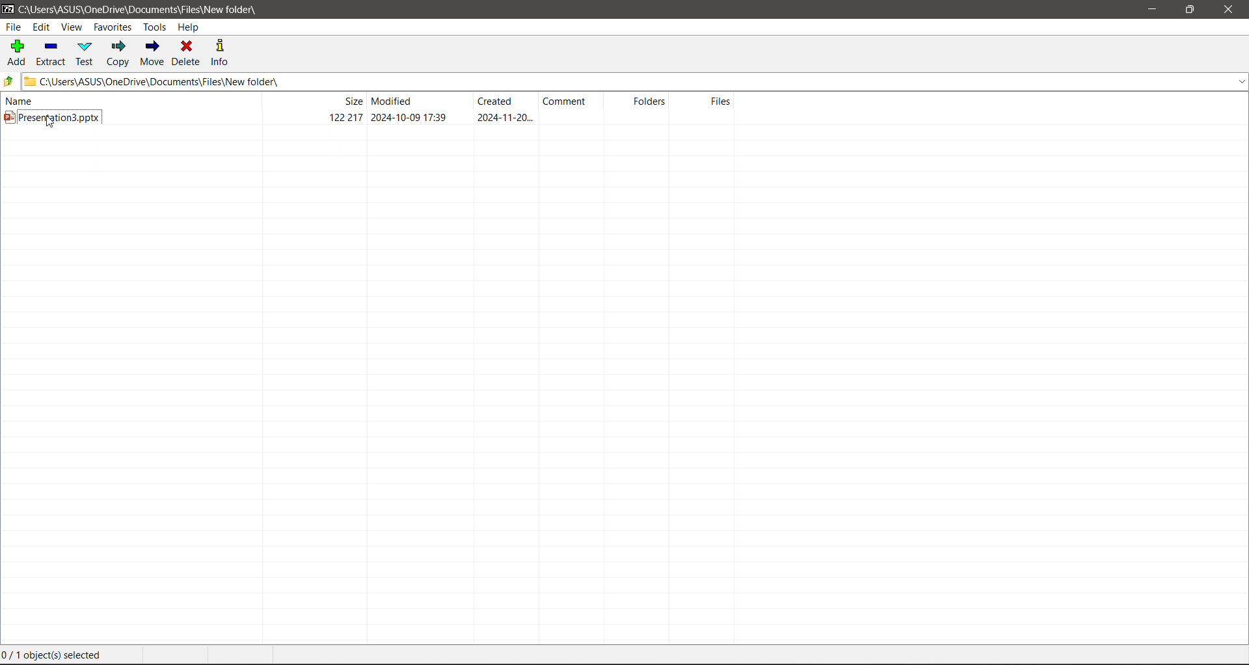 The width and height of the screenshot is (1249, 665). What do you see at coordinates (188, 53) in the screenshot?
I see `Delete` at bounding box center [188, 53].